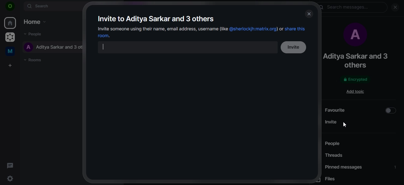 The image size is (404, 185). What do you see at coordinates (341, 144) in the screenshot?
I see `people` at bounding box center [341, 144].